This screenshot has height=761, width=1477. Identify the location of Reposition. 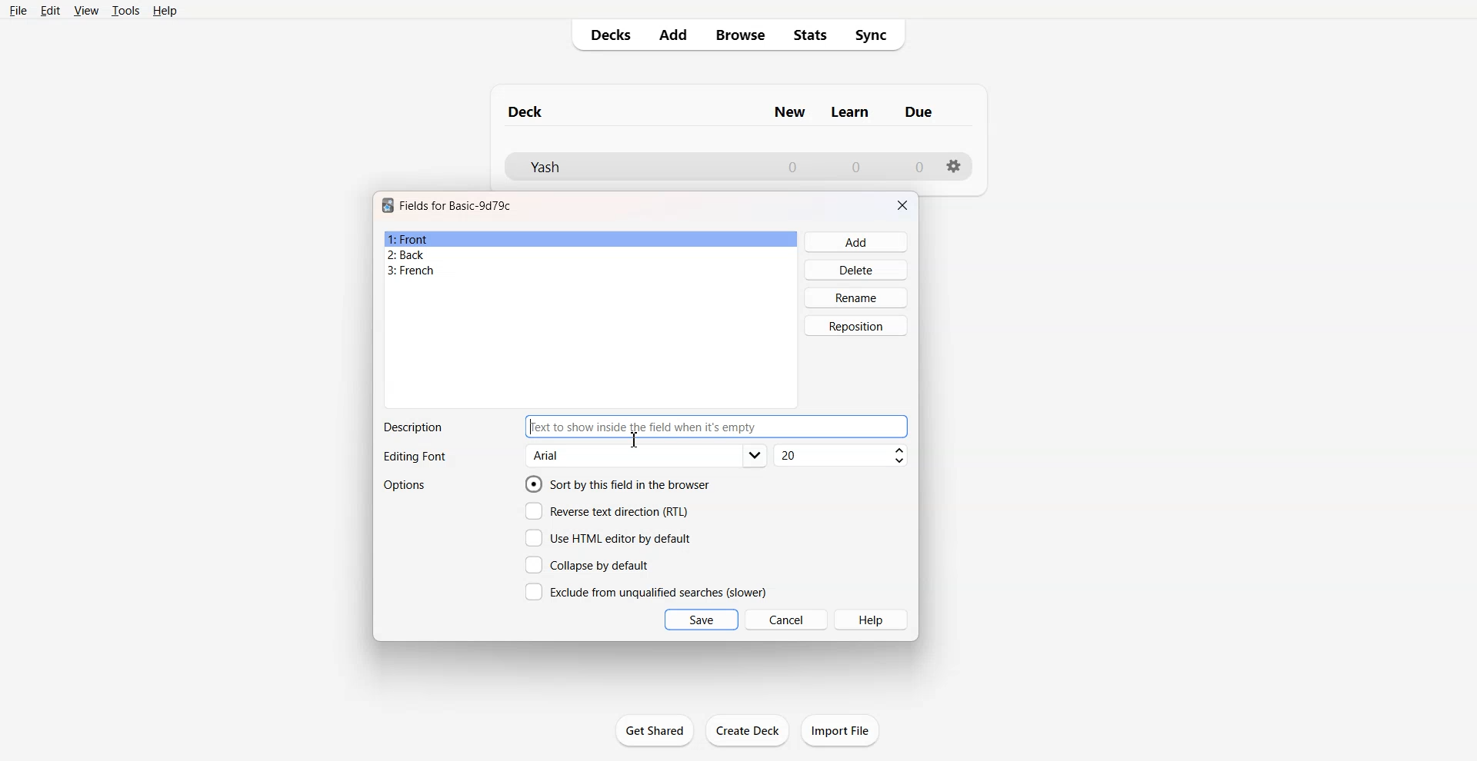
(856, 326).